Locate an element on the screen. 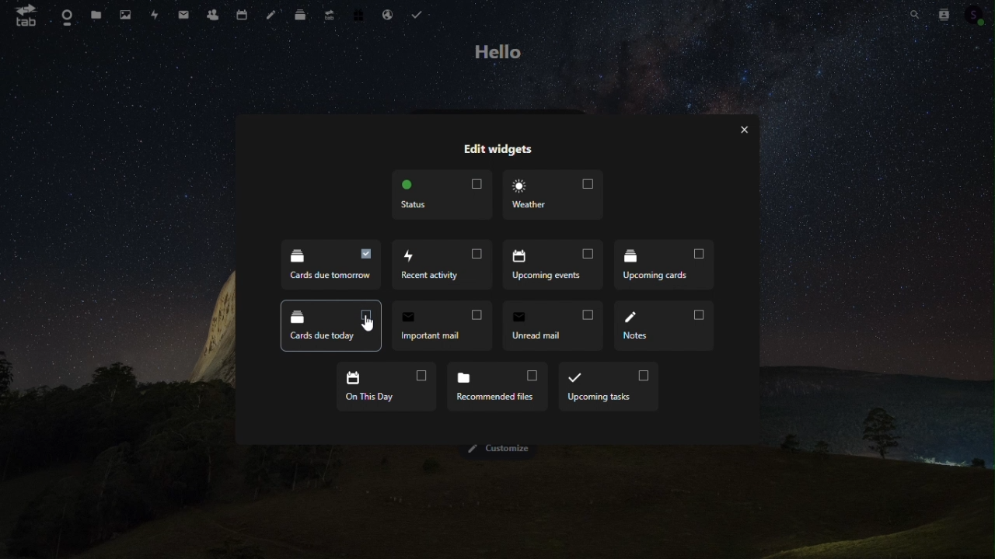 This screenshot has width=995, height=559. Free trial is located at coordinates (358, 13).